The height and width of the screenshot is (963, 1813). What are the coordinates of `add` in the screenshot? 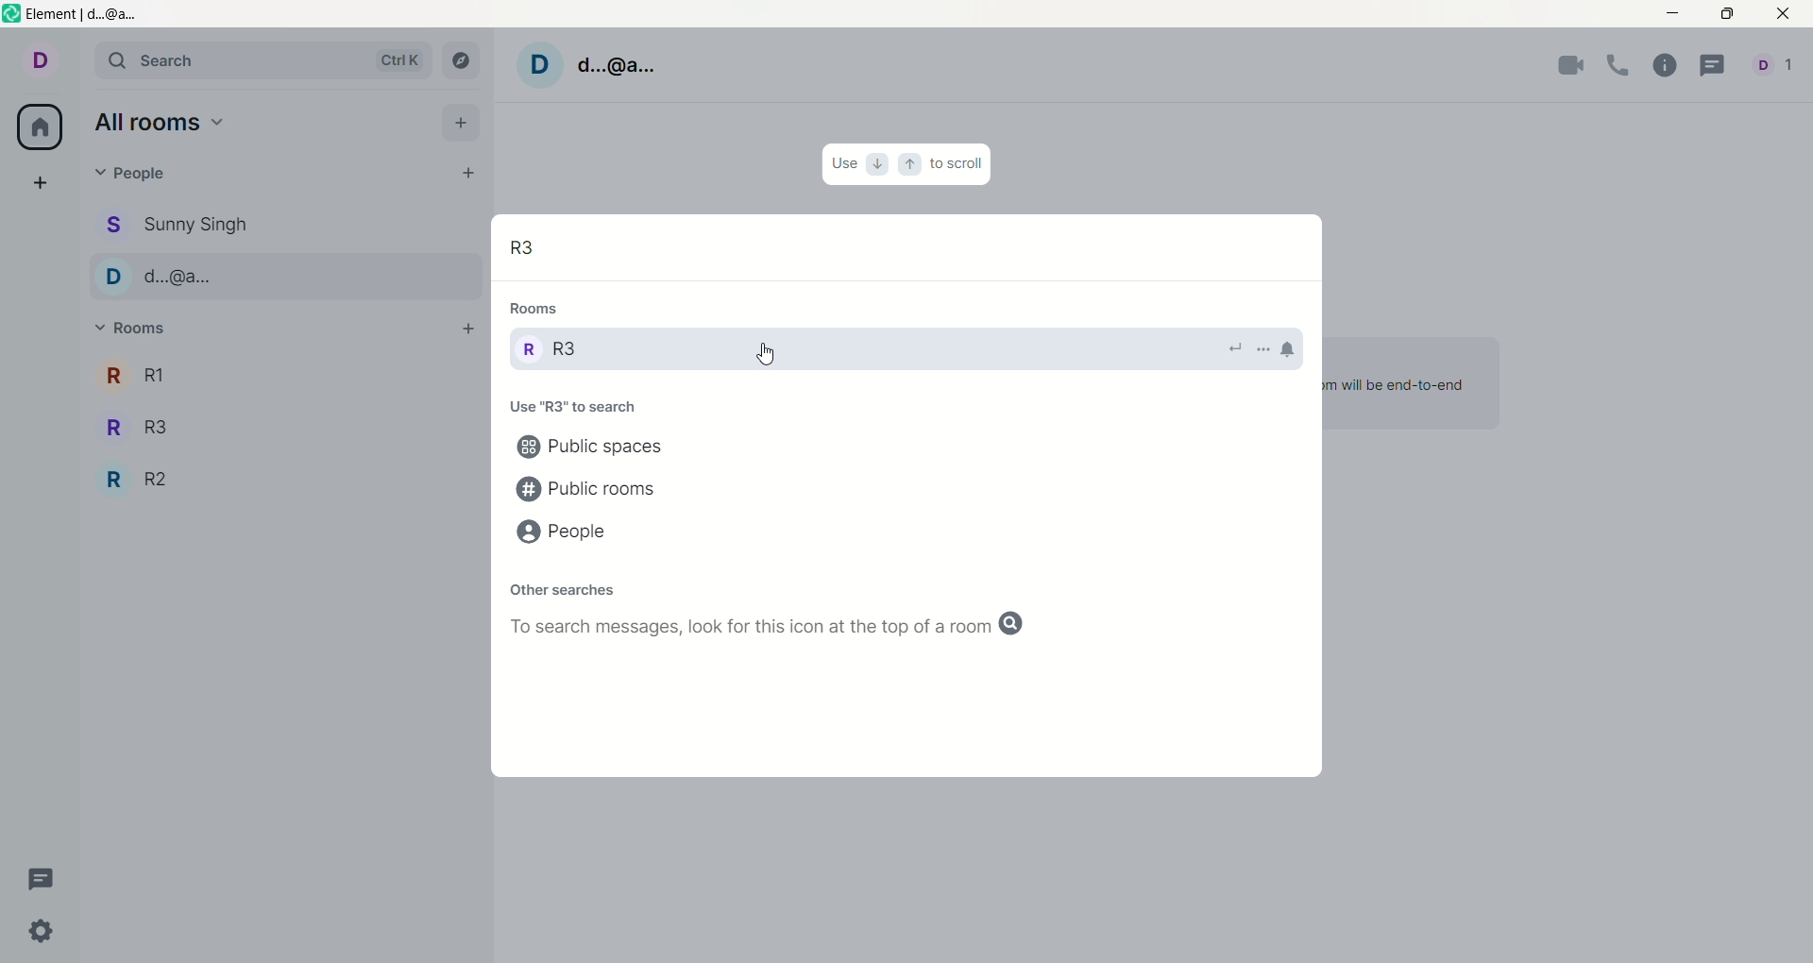 It's located at (461, 121).